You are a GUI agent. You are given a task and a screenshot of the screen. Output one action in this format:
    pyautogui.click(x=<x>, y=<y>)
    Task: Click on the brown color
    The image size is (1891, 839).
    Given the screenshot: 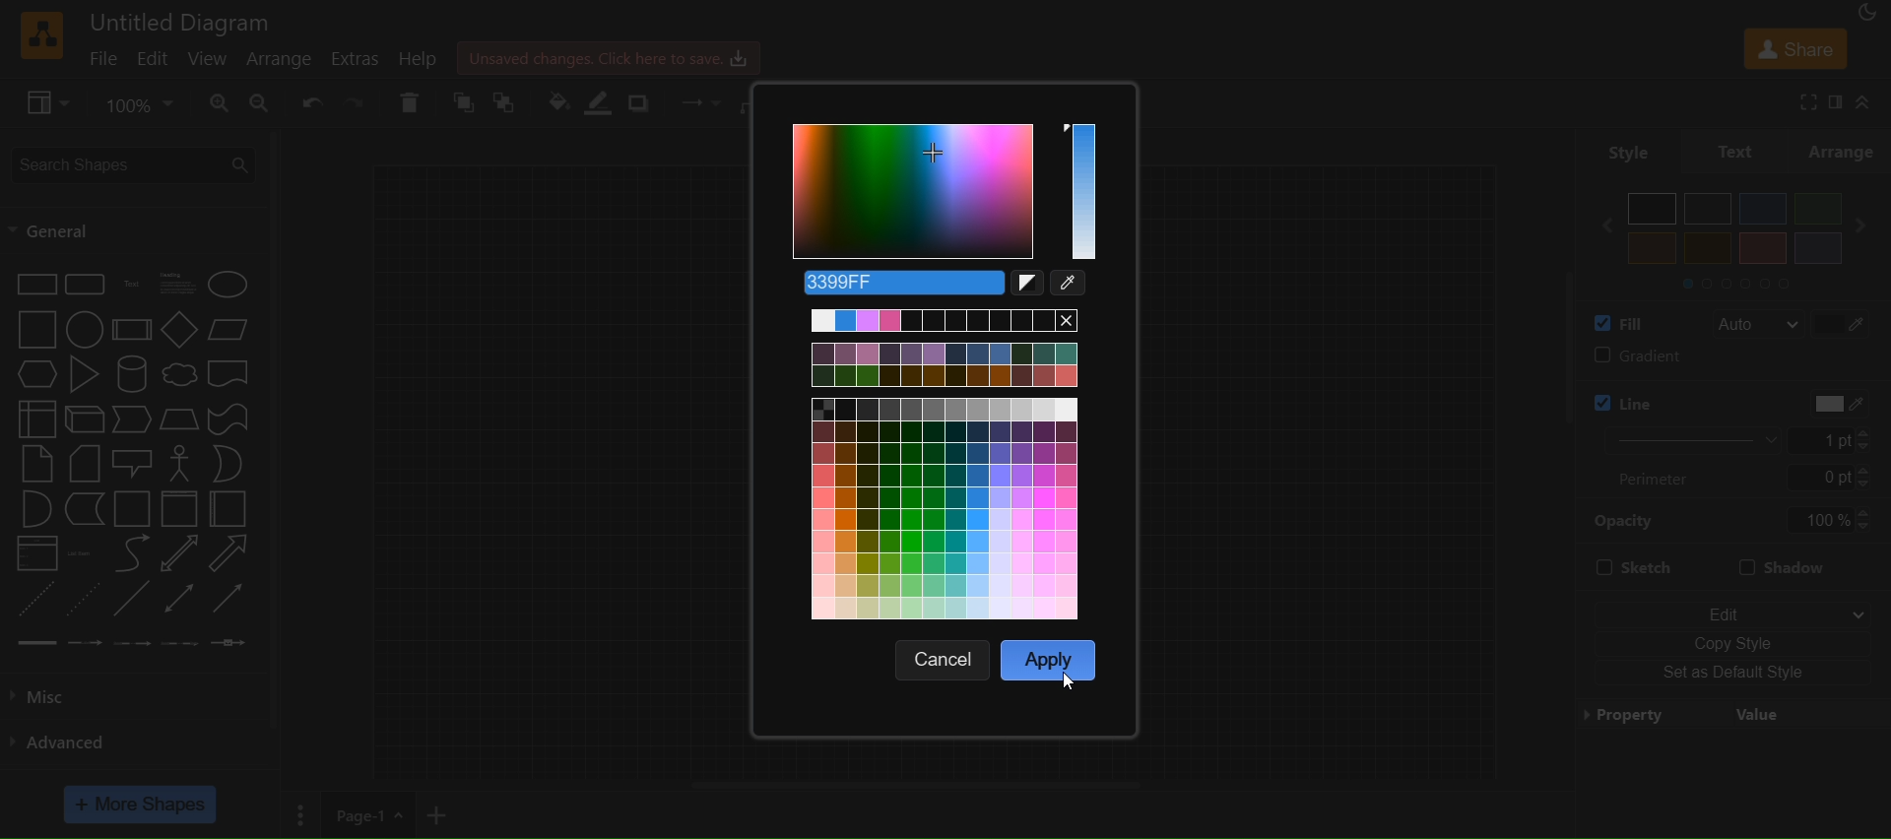 What is the action you would take?
    pyautogui.click(x=1762, y=248)
    